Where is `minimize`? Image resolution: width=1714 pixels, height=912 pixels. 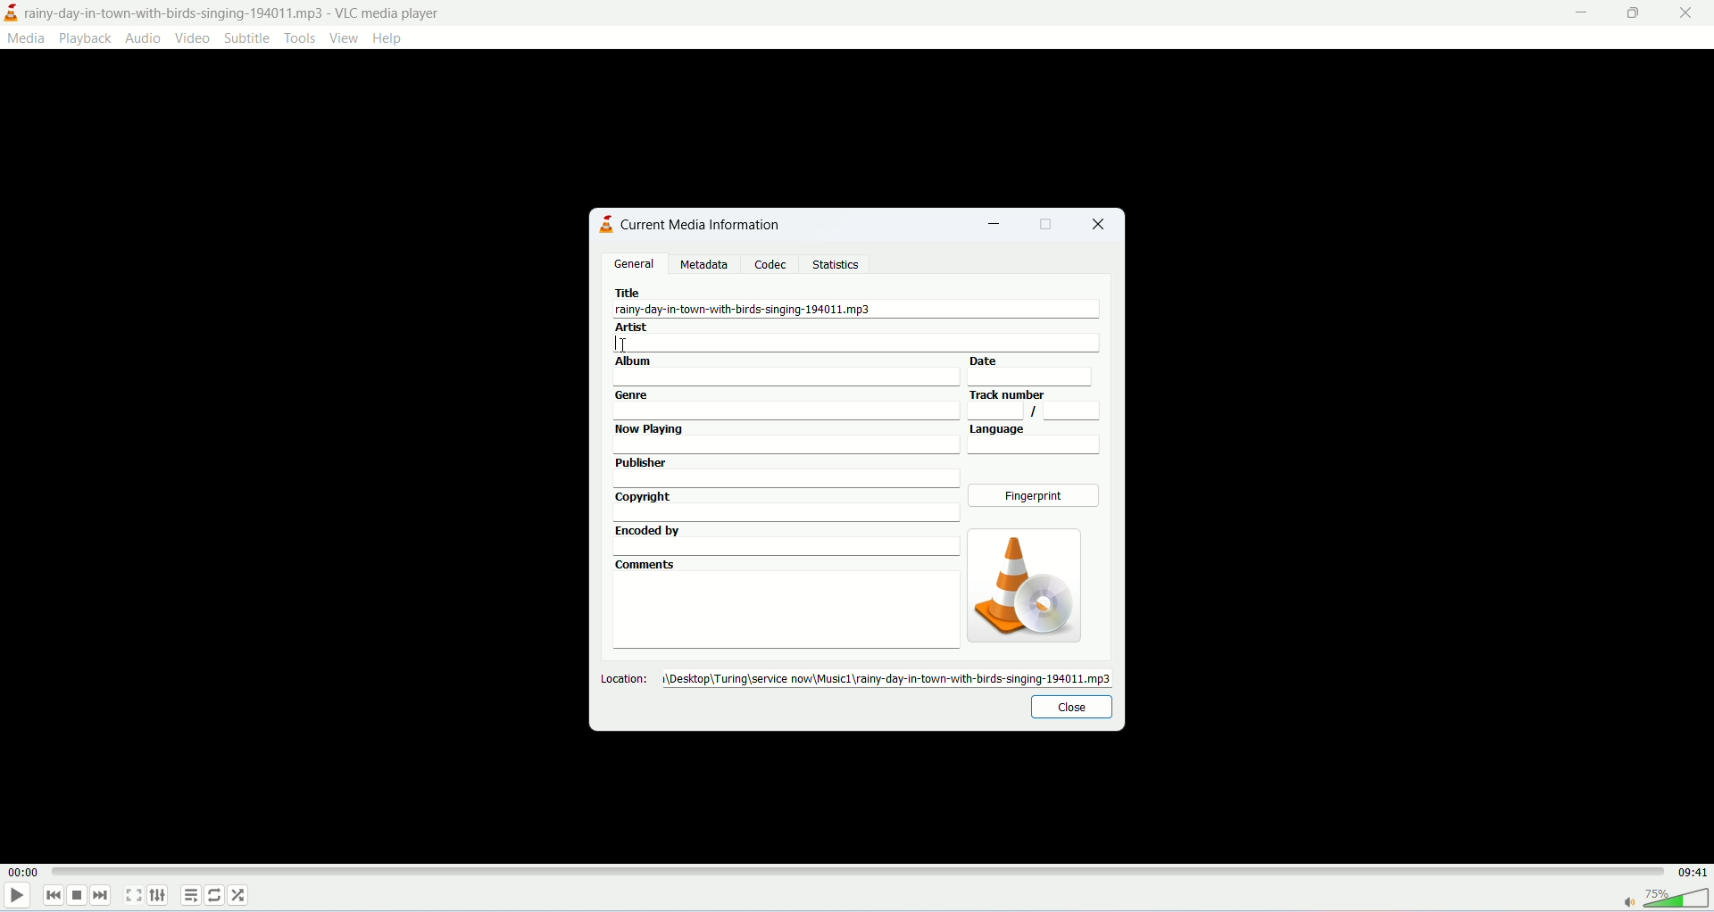
minimize is located at coordinates (993, 227).